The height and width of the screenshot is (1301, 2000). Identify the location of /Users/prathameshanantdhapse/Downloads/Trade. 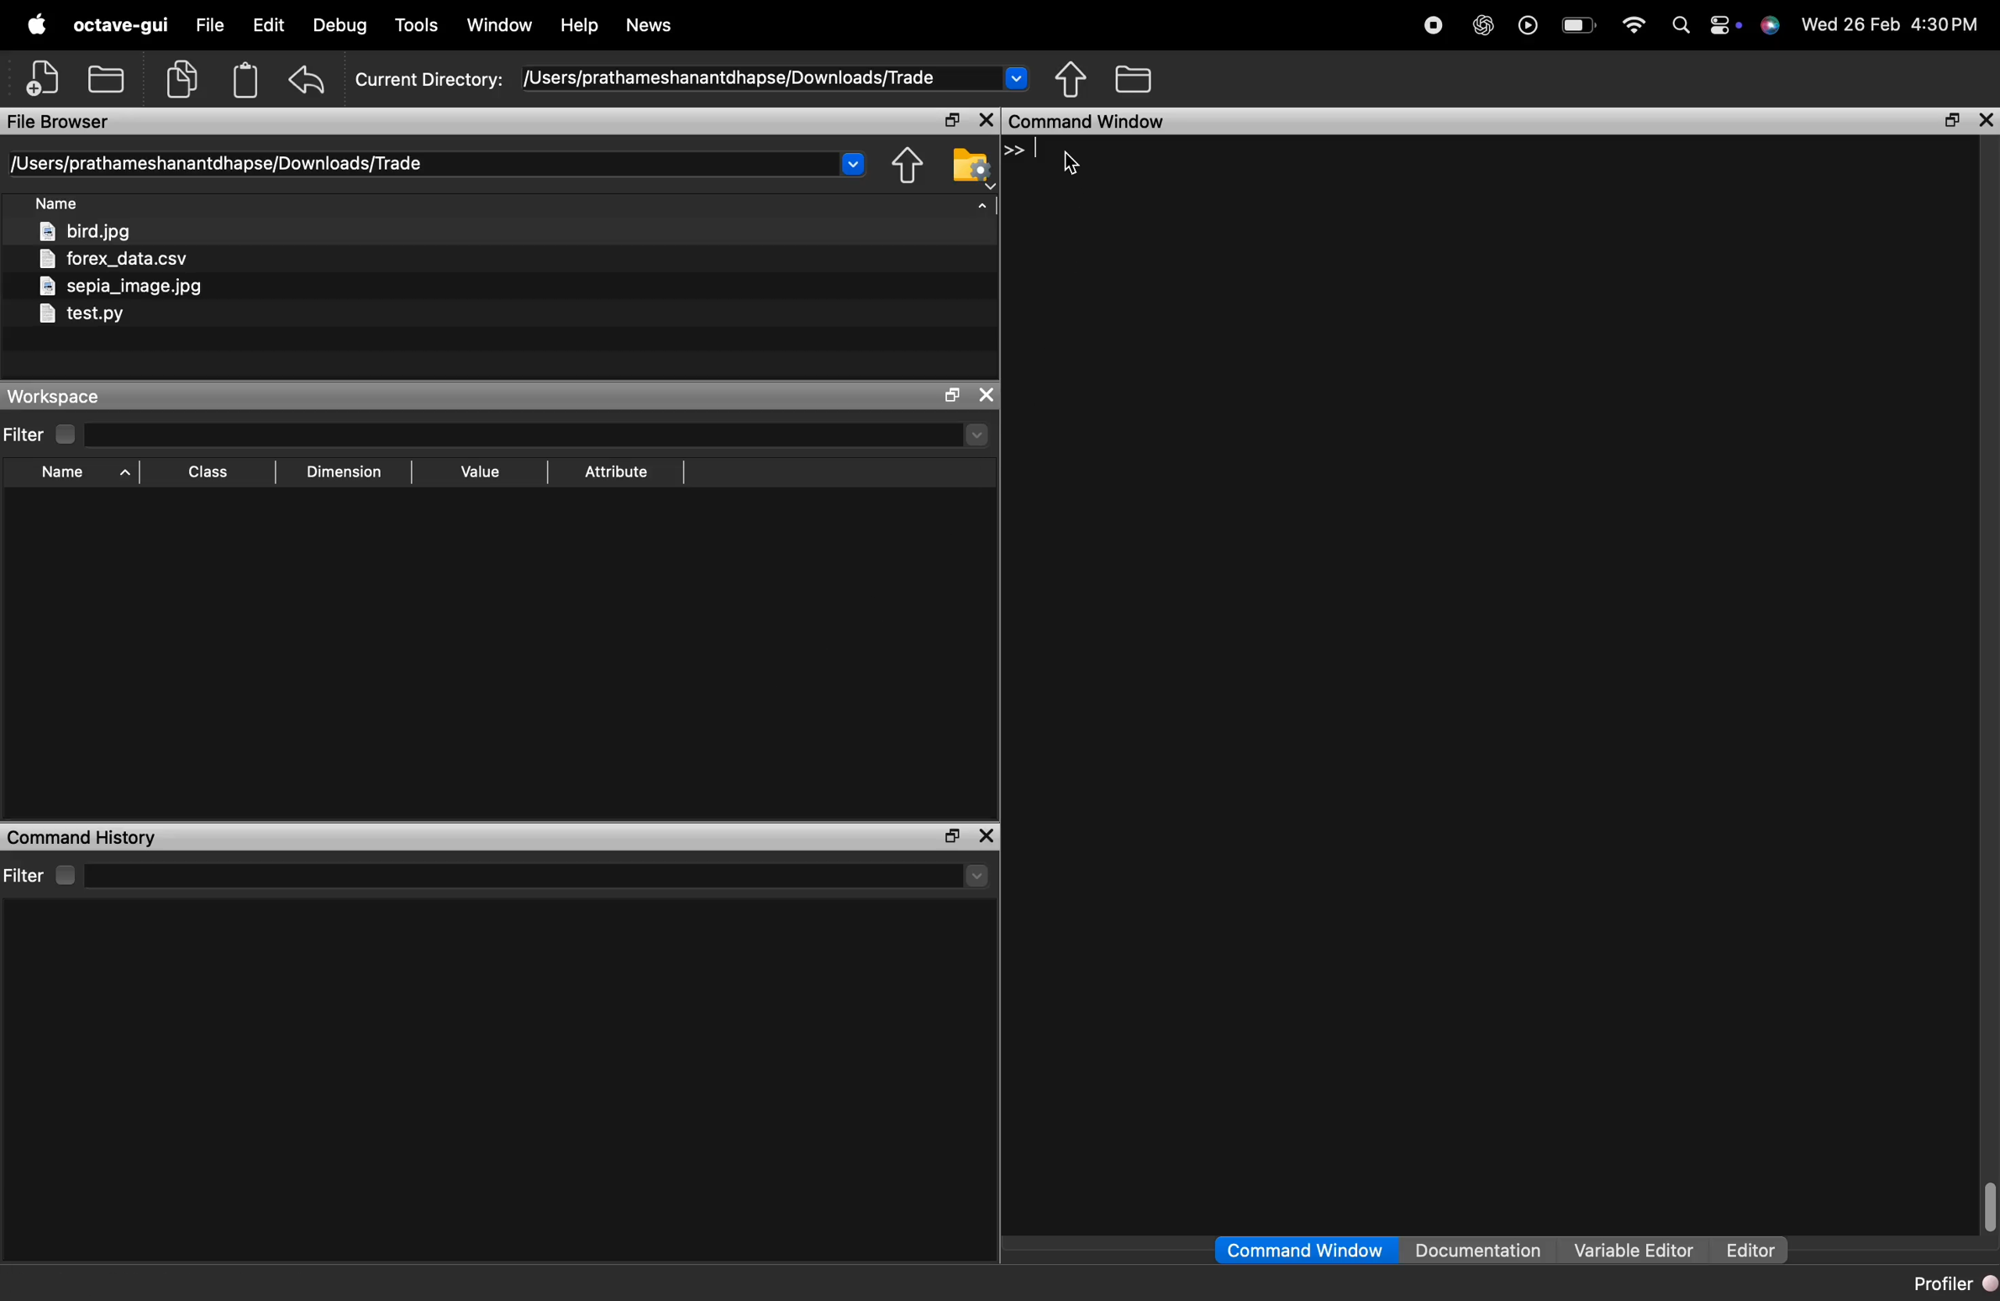
(735, 77).